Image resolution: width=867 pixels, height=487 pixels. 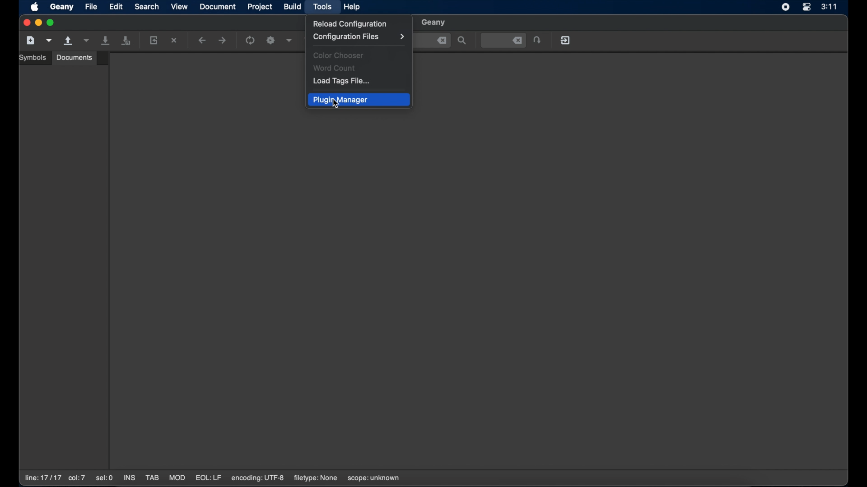 What do you see at coordinates (353, 7) in the screenshot?
I see `help` at bounding box center [353, 7].